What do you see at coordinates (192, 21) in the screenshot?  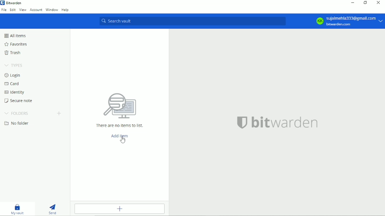 I see `Search vault` at bounding box center [192, 21].